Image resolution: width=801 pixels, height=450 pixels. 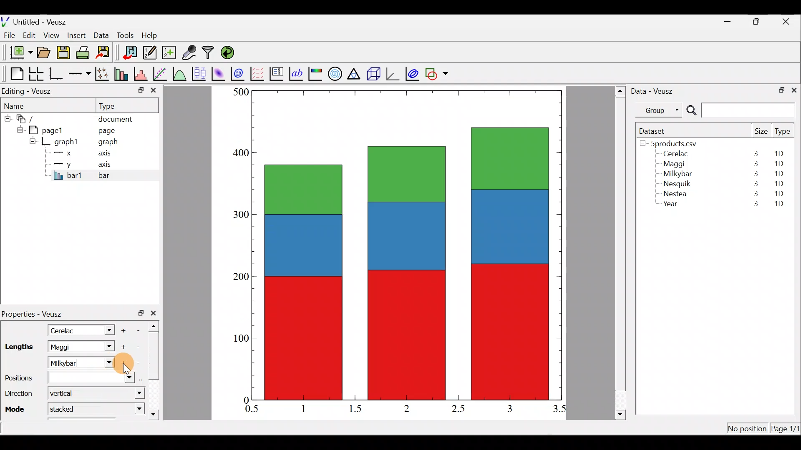 I want to click on graph, so click(x=108, y=143).